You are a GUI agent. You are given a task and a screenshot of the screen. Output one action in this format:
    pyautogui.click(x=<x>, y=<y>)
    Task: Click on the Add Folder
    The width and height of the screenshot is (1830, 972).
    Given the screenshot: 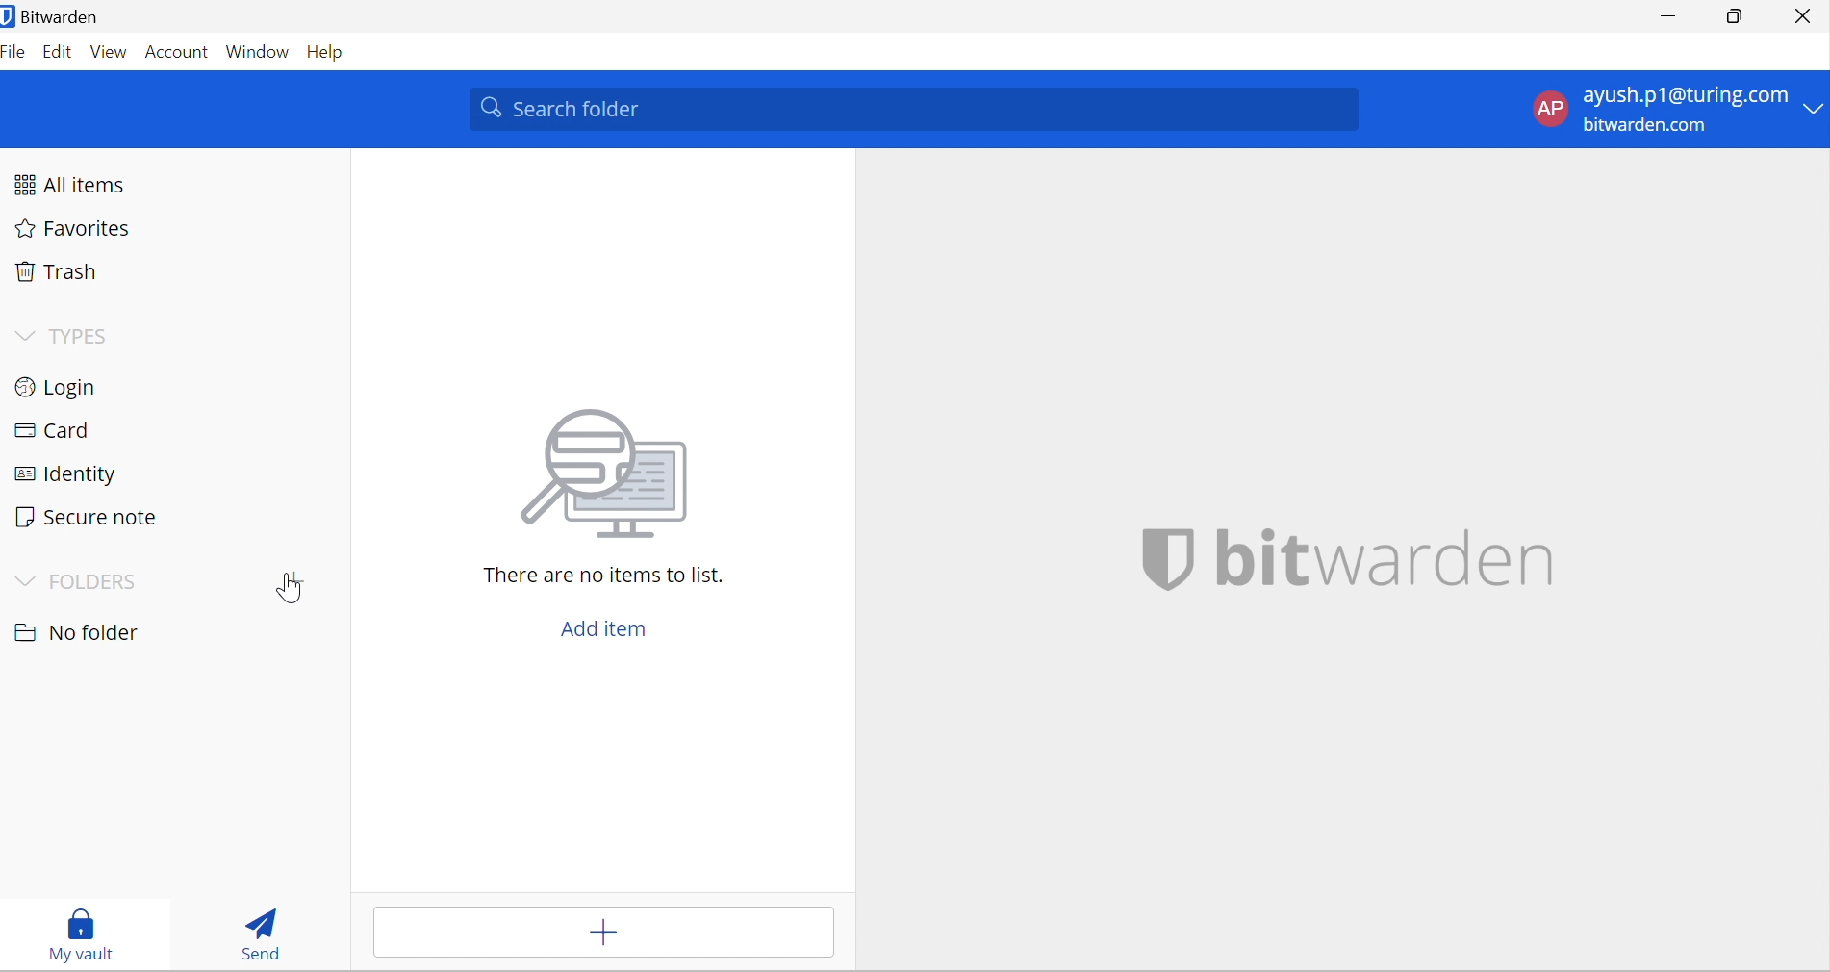 What is the action you would take?
    pyautogui.click(x=292, y=592)
    